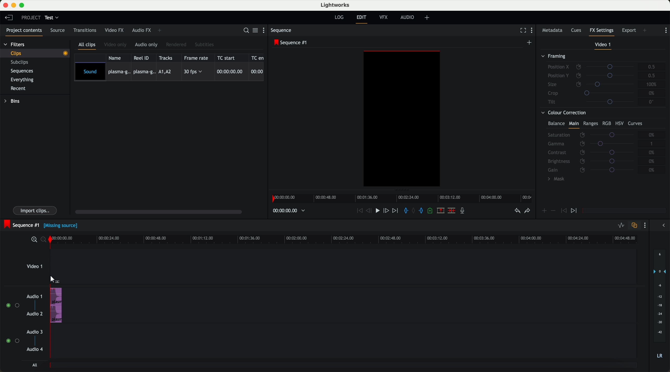  What do you see at coordinates (205, 44) in the screenshot?
I see `subtitles` at bounding box center [205, 44].